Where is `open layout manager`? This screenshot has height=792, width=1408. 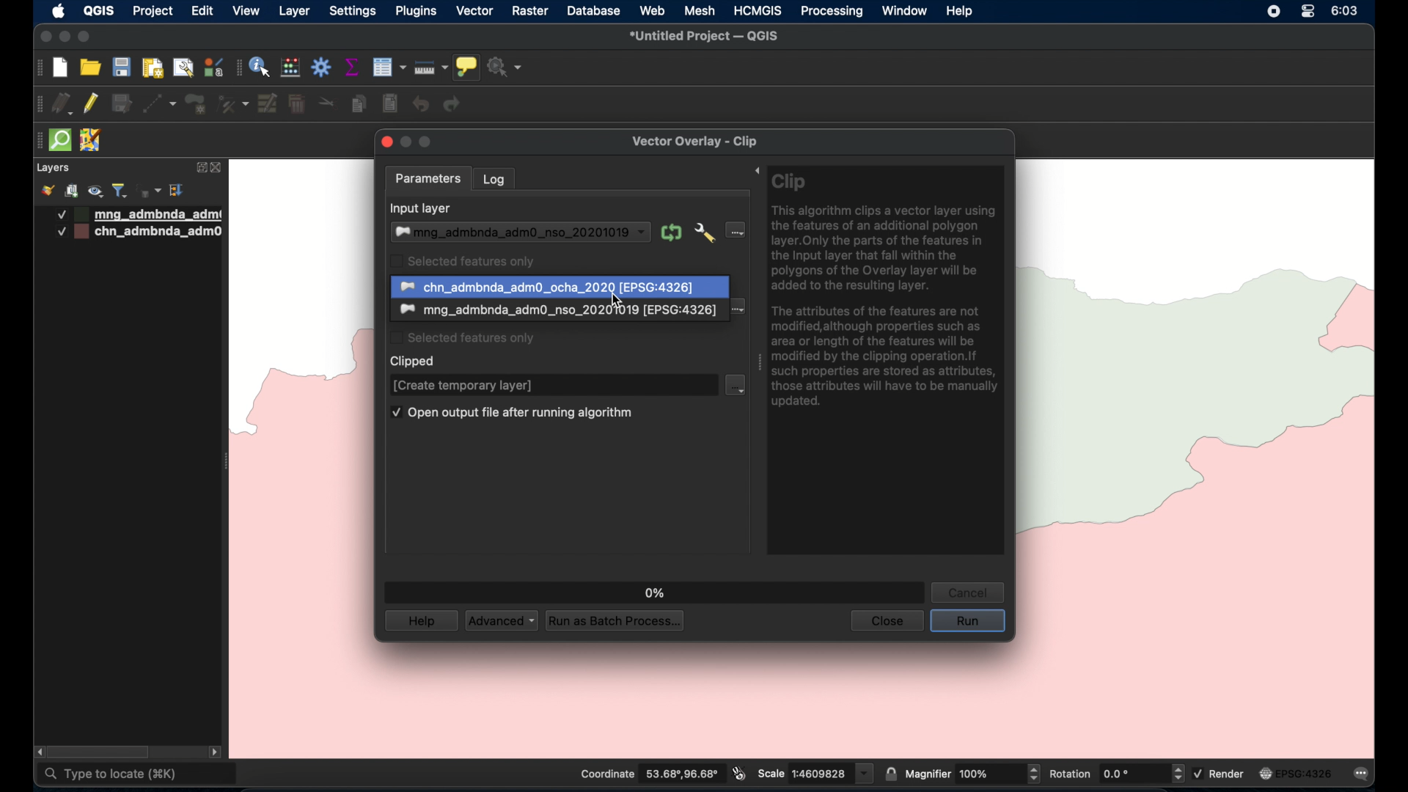
open layout manager is located at coordinates (183, 69).